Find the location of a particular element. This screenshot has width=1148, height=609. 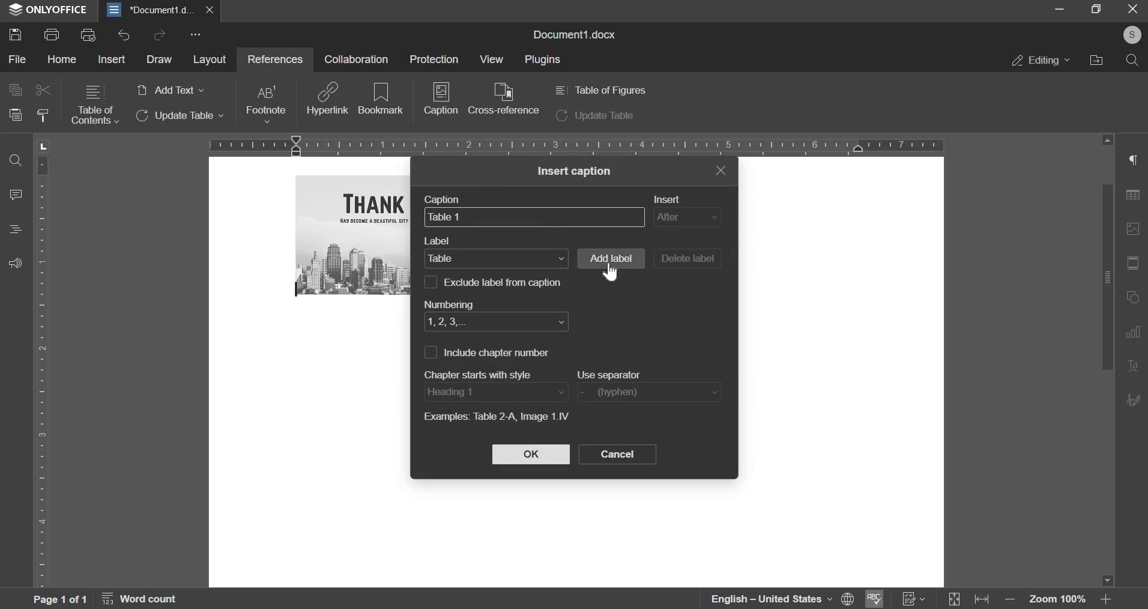

collaboration is located at coordinates (356, 59).